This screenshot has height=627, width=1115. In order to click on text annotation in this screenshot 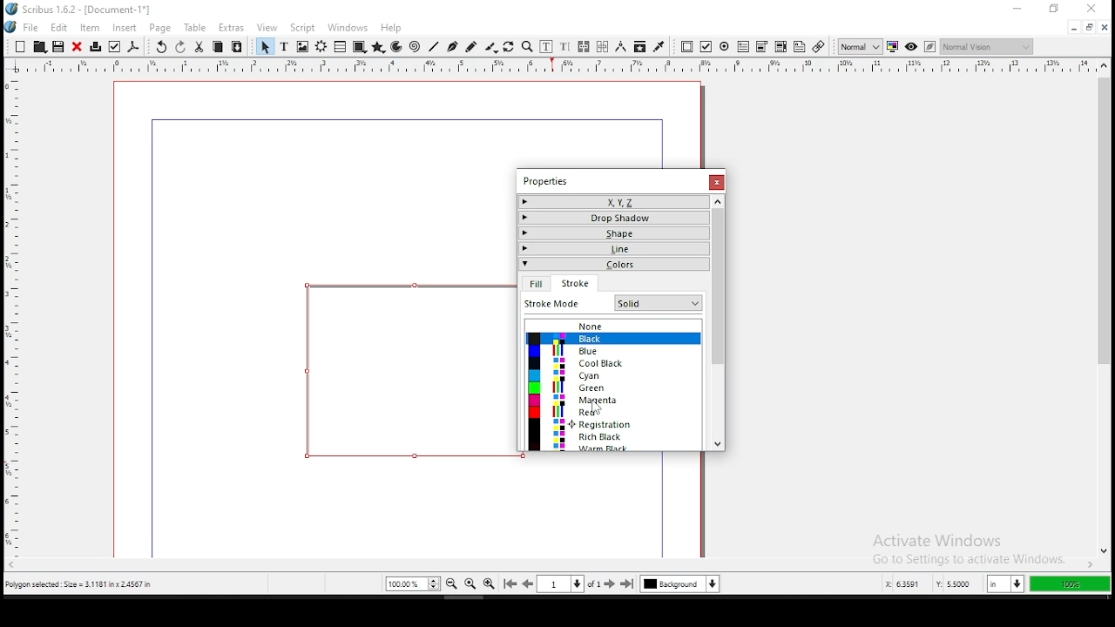, I will do `click(800, 46)`.